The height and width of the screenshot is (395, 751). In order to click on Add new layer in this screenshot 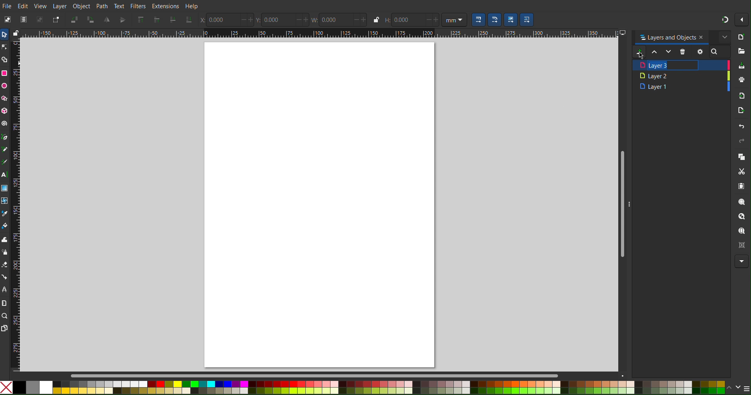, I will do `click(639, 52)`.